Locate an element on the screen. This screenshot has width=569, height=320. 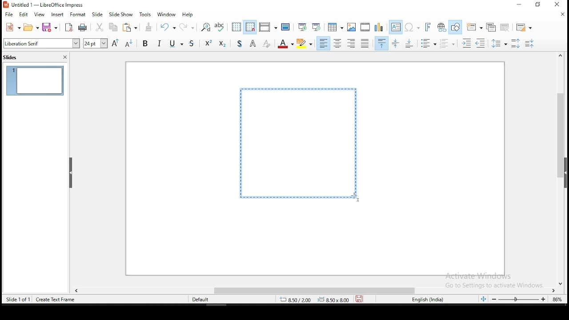
open is located at coordinates (31, 28).